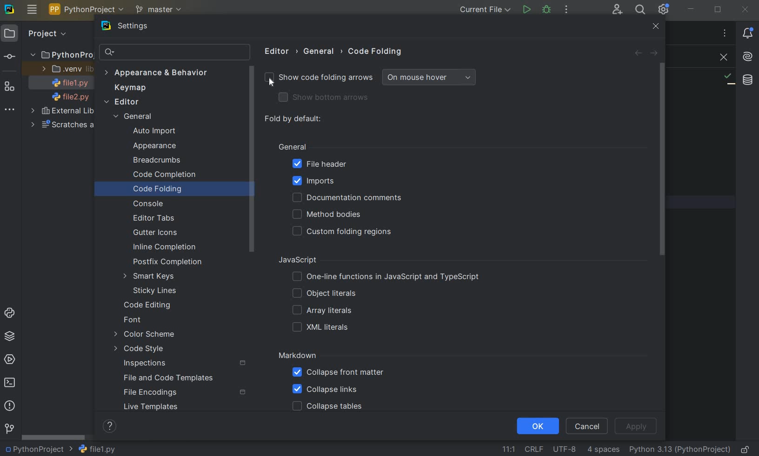 This screenshot has height=456, width=759. Describe the element at coordinates (318, 79) in the screenshot. I see `SHOW CODE FOLDING ARROWS` at that location.